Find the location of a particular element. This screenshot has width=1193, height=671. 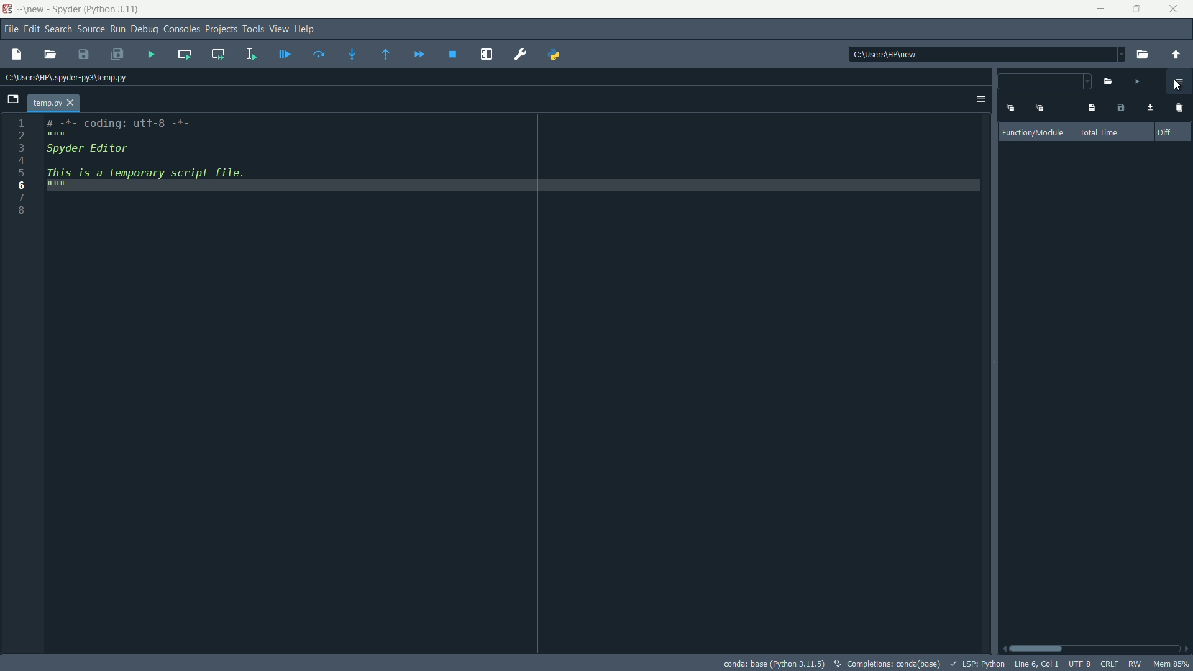

file encoding is located at coordinates (1079, 665).